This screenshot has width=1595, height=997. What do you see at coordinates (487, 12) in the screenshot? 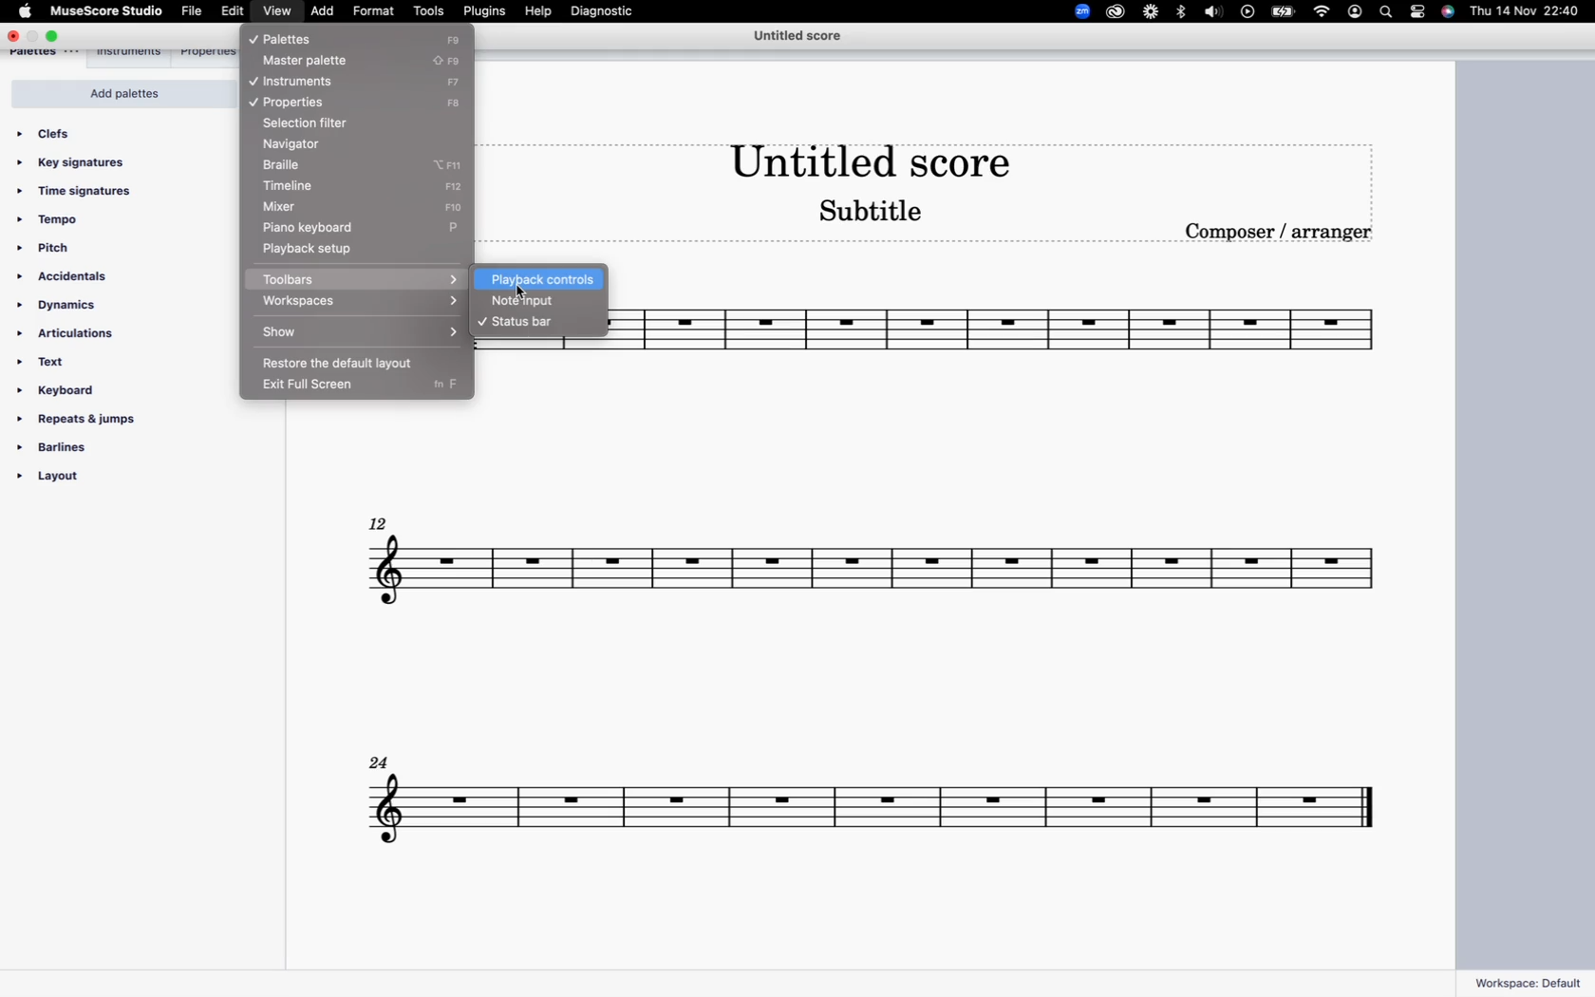
I see `plugins` at bounding box center [487, 12].